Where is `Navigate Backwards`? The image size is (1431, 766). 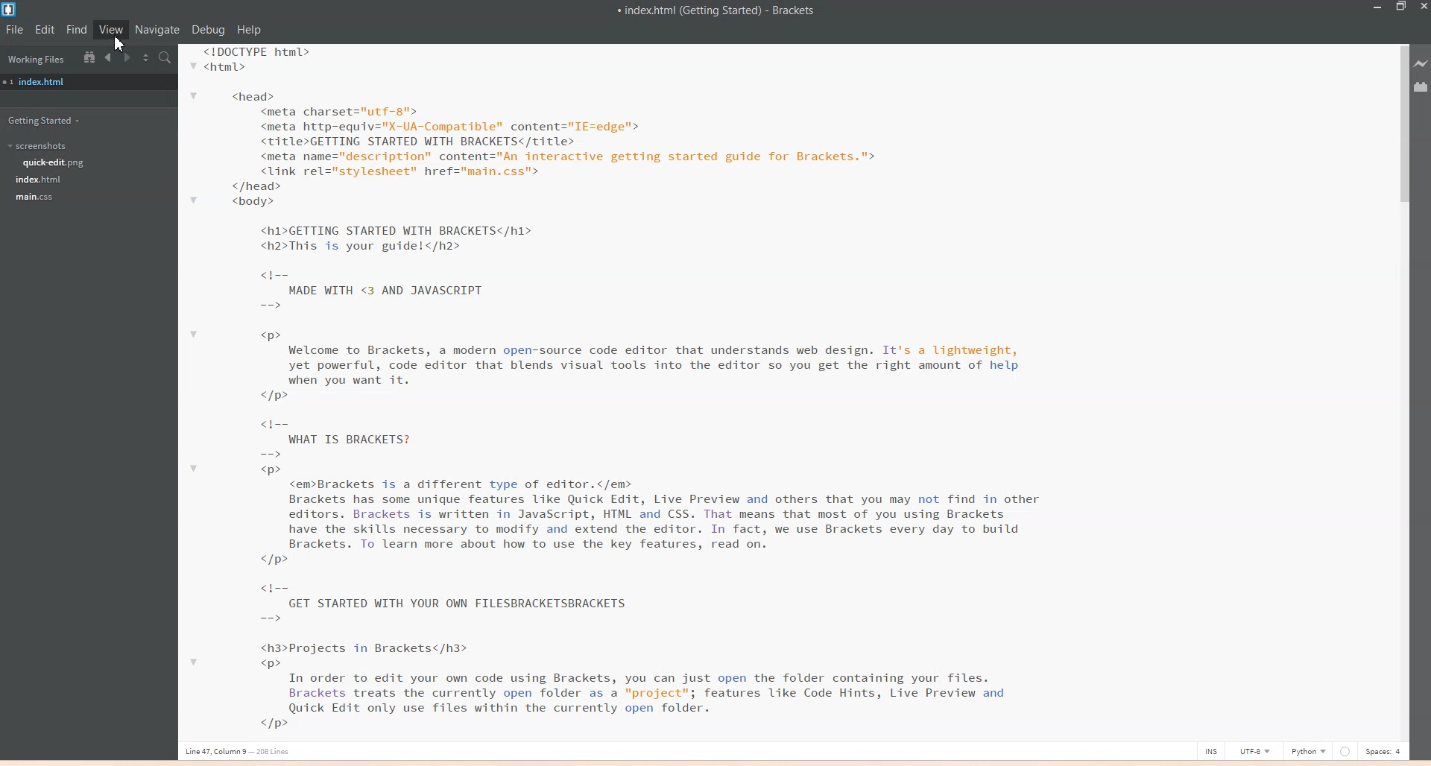
Navigate Backwards is located at coordinates (110, 57).